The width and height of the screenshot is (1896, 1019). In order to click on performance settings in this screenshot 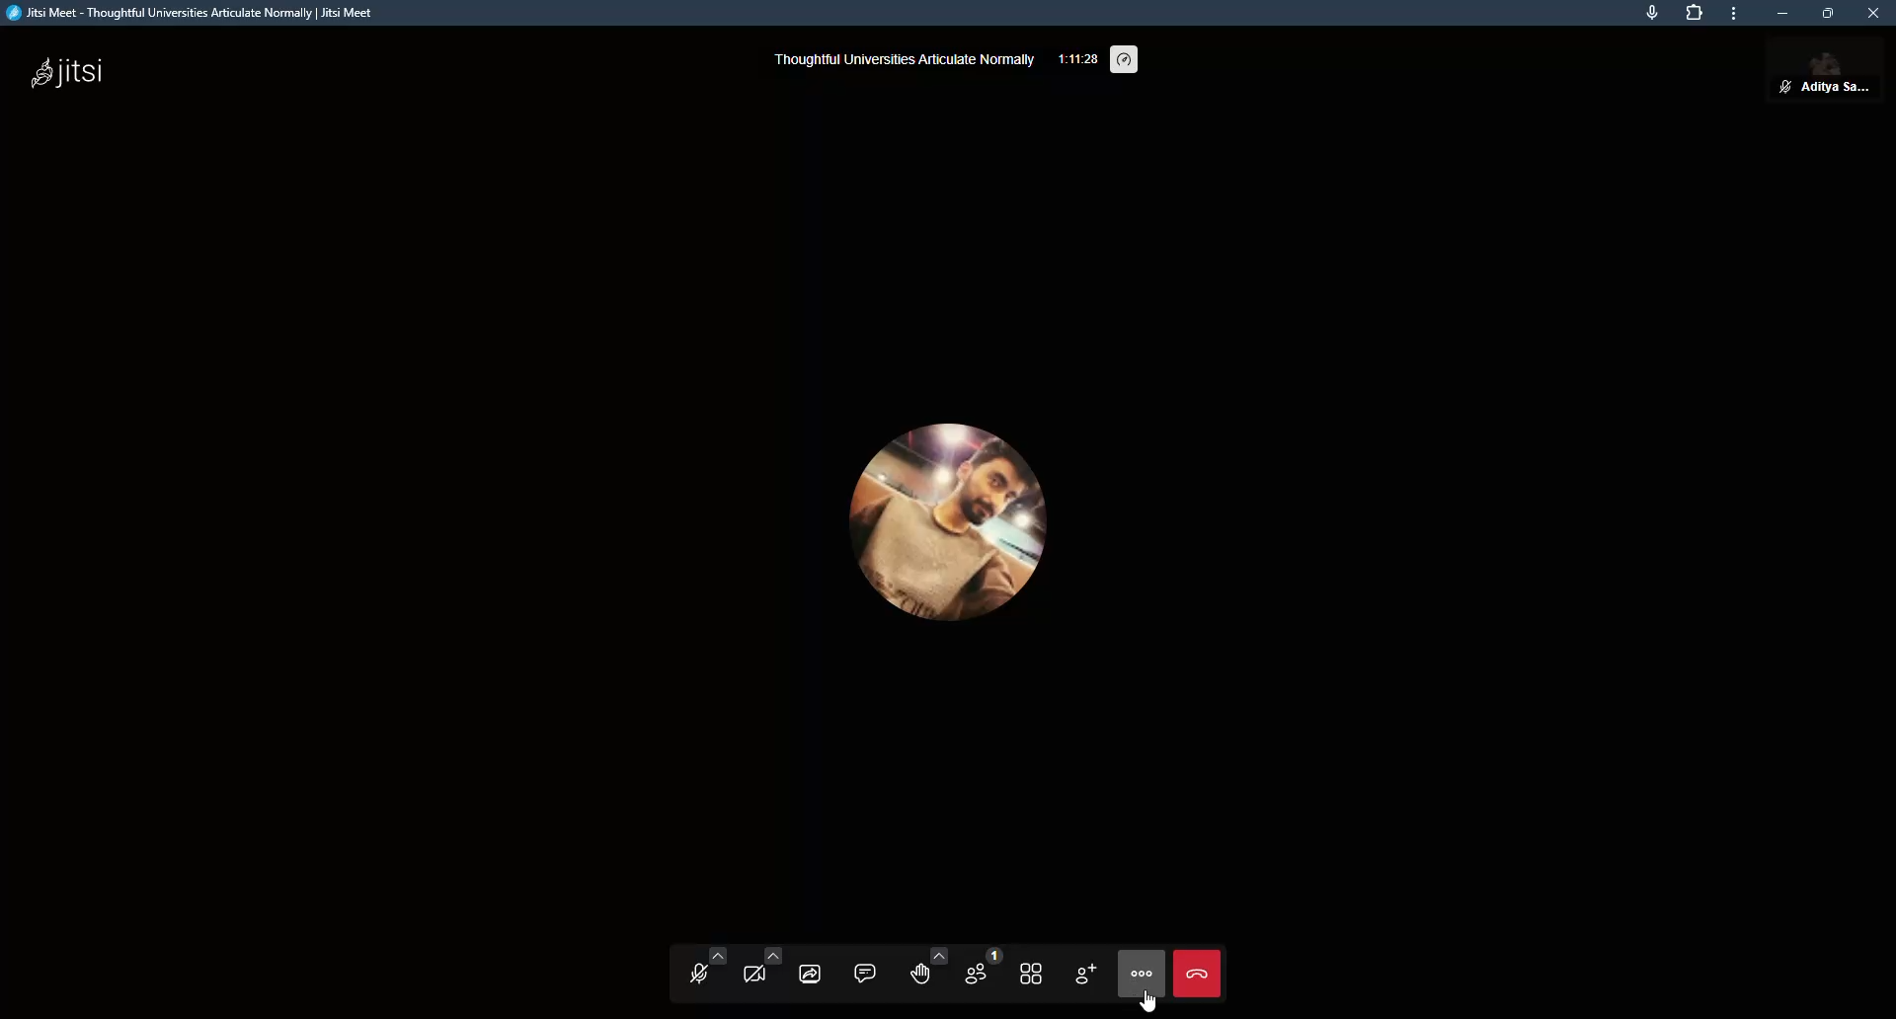, I will do `click(1130, 54)`.